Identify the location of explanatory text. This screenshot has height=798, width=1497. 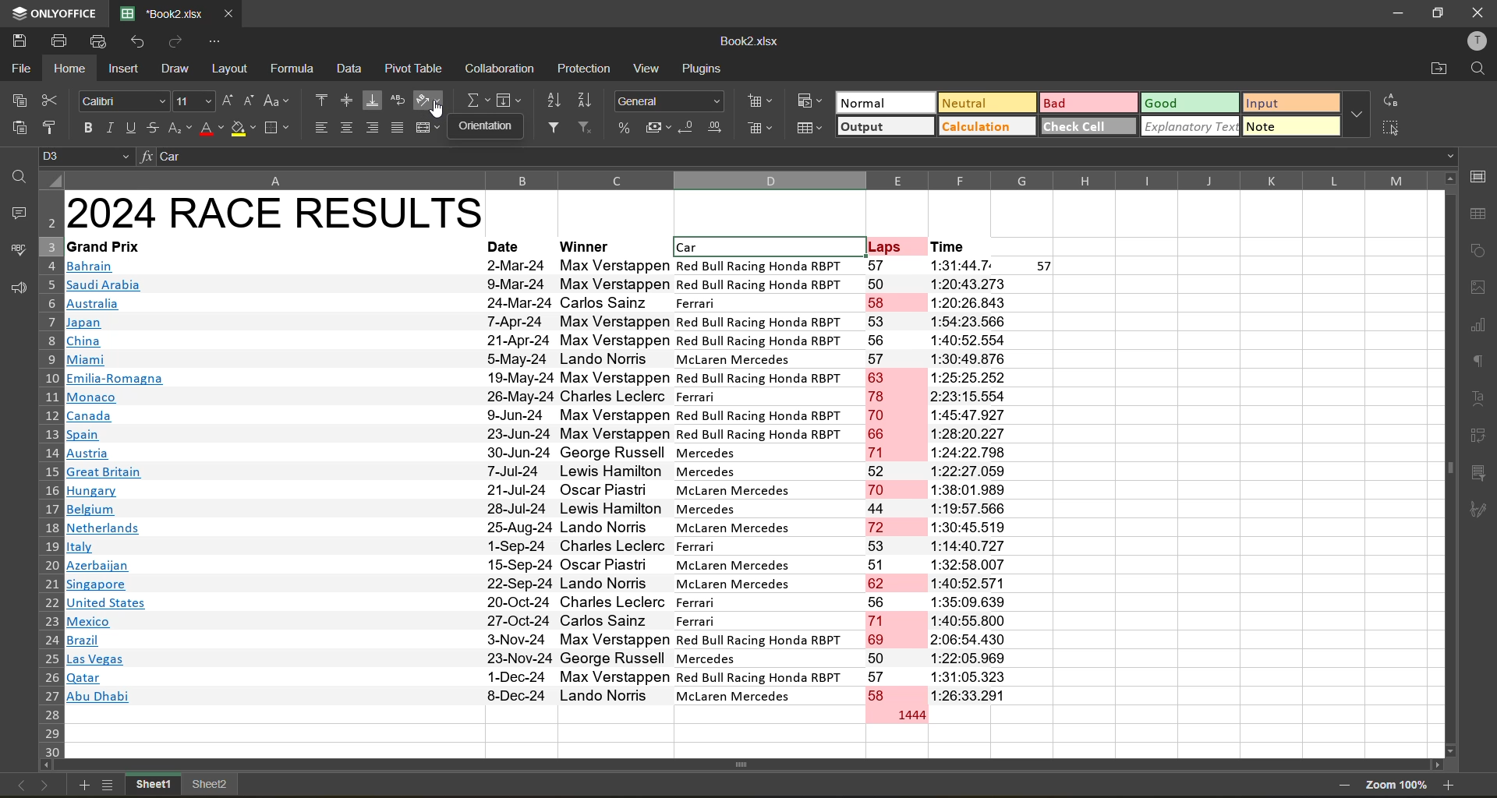
(1191, 129).